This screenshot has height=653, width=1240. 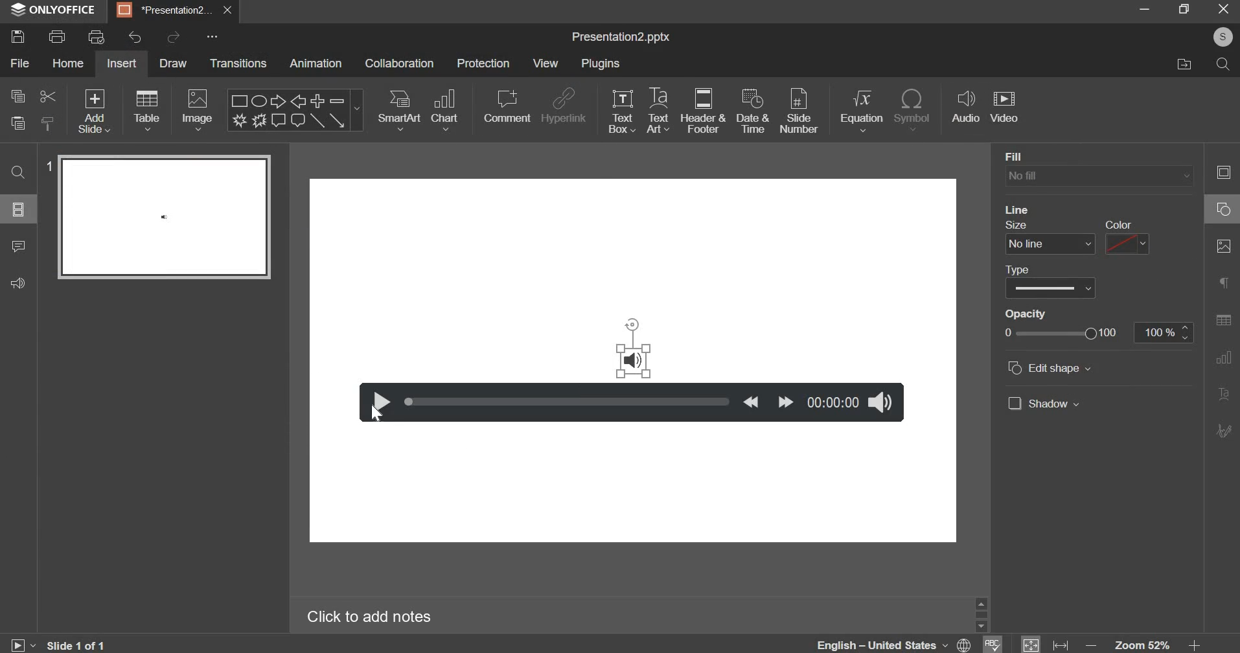 I want to click on maximize, so click(x=1183, y=10).